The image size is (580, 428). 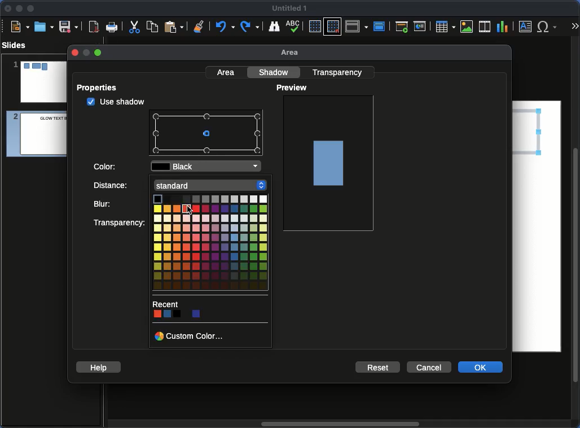 I want to click on Save, so click(x=69, y=26).